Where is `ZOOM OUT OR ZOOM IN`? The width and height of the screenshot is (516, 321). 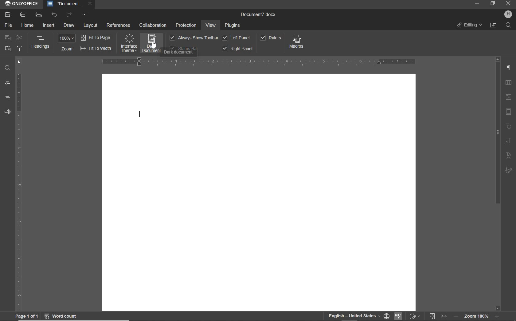
ZOOM OUT OR ZOOM IN is located at coordinates (478, 316).